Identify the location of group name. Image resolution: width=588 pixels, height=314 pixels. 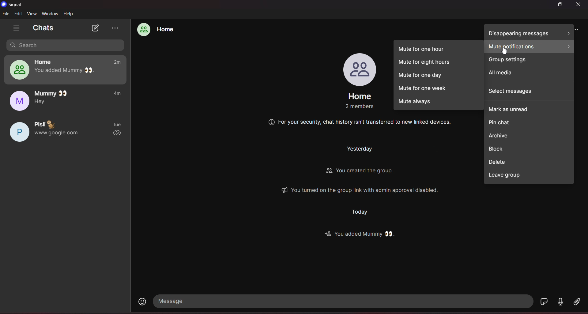
(360, 96).